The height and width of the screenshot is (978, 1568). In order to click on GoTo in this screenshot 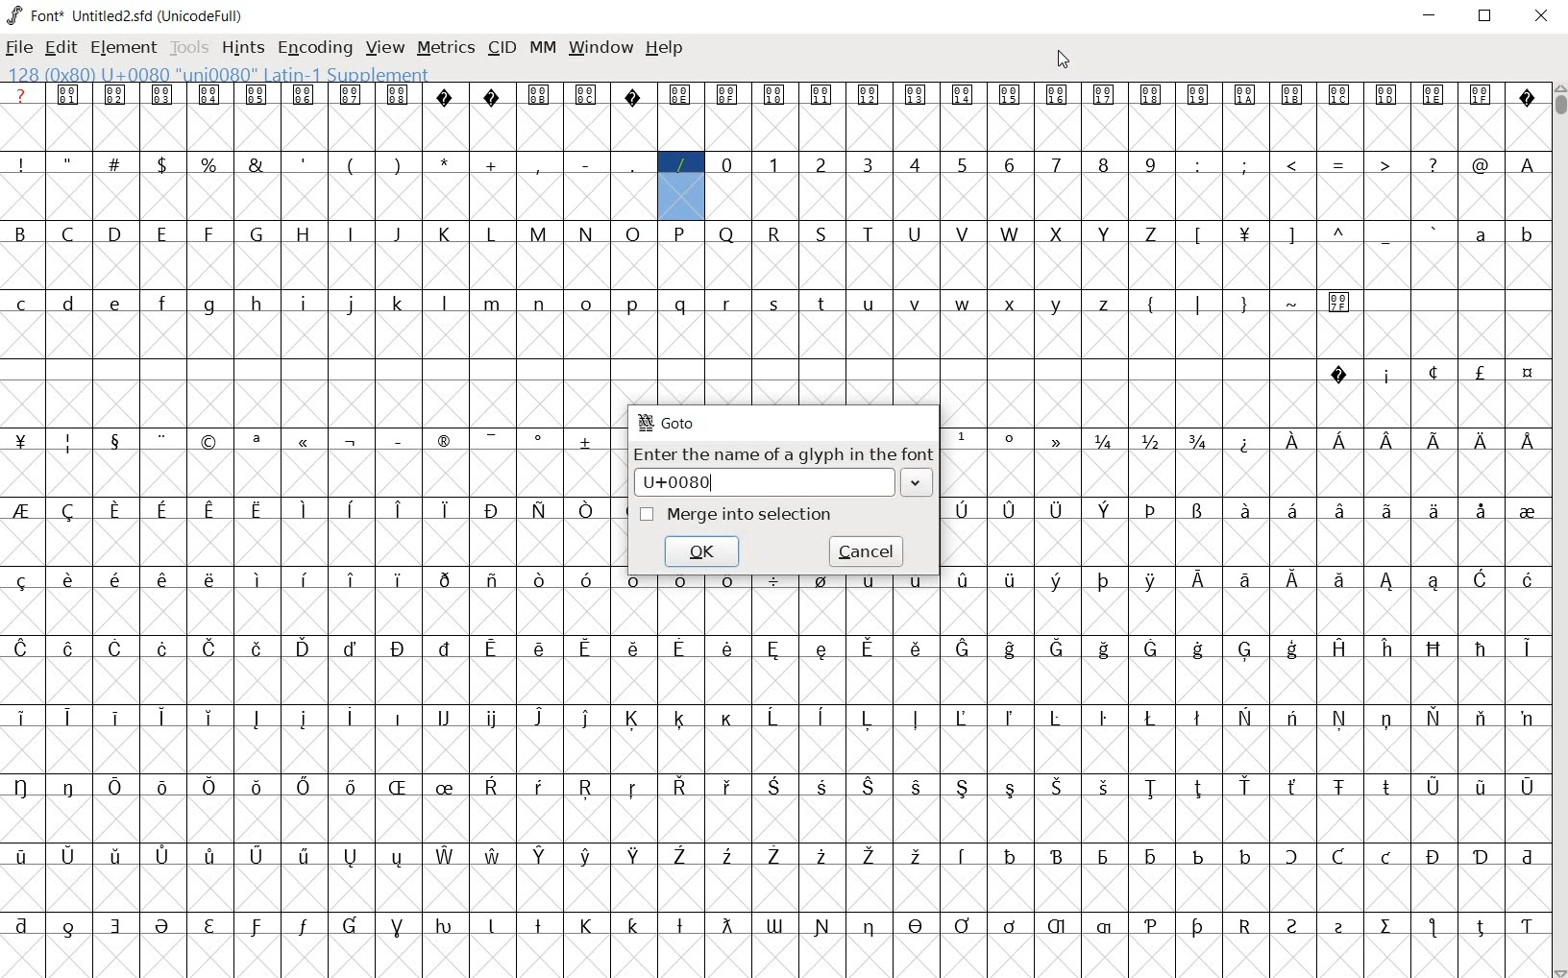, I will do `click(668, 423)`.